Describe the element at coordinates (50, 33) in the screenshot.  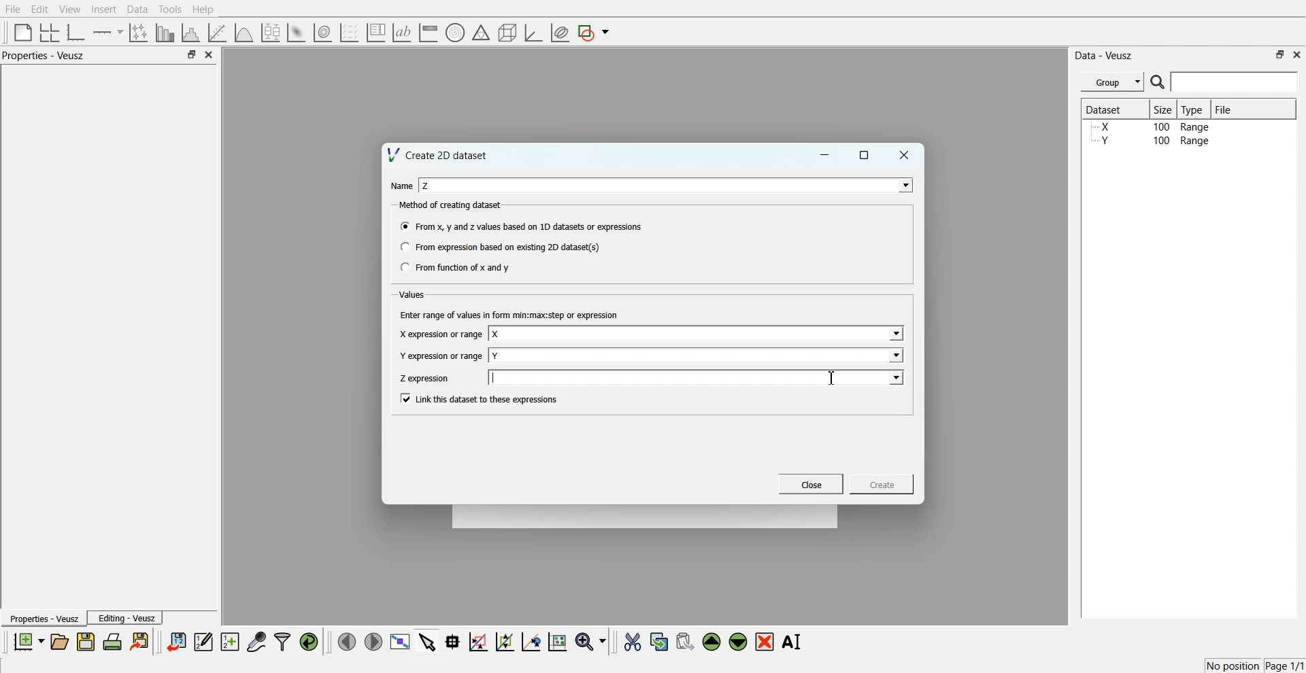
I see `Arrange graph in grid` at that location.